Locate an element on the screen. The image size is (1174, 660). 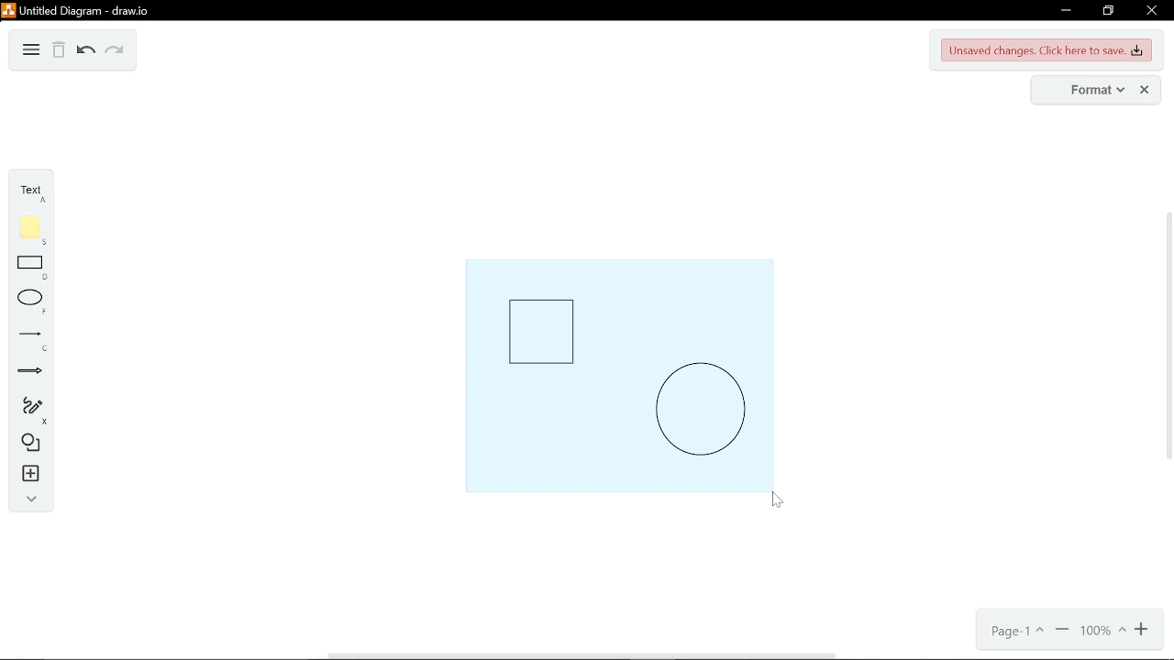
collapse is located at coordinates (28, 502).